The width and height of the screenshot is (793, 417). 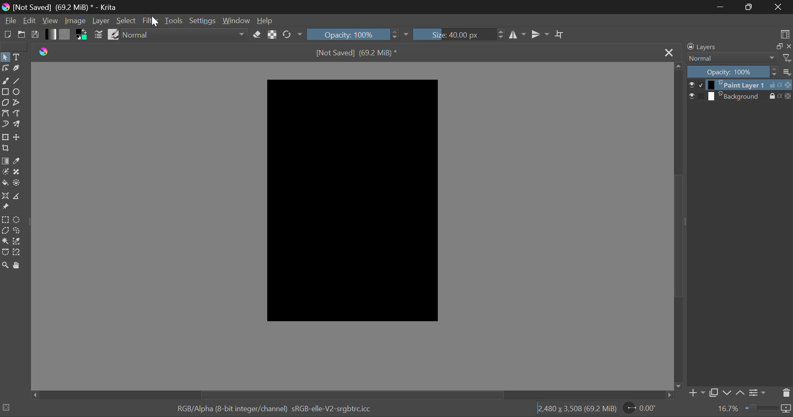 What do you see at coordinates (18, 242) in the screenshot?
I see `Similar Color Selector` at bounding box center [18, 242].